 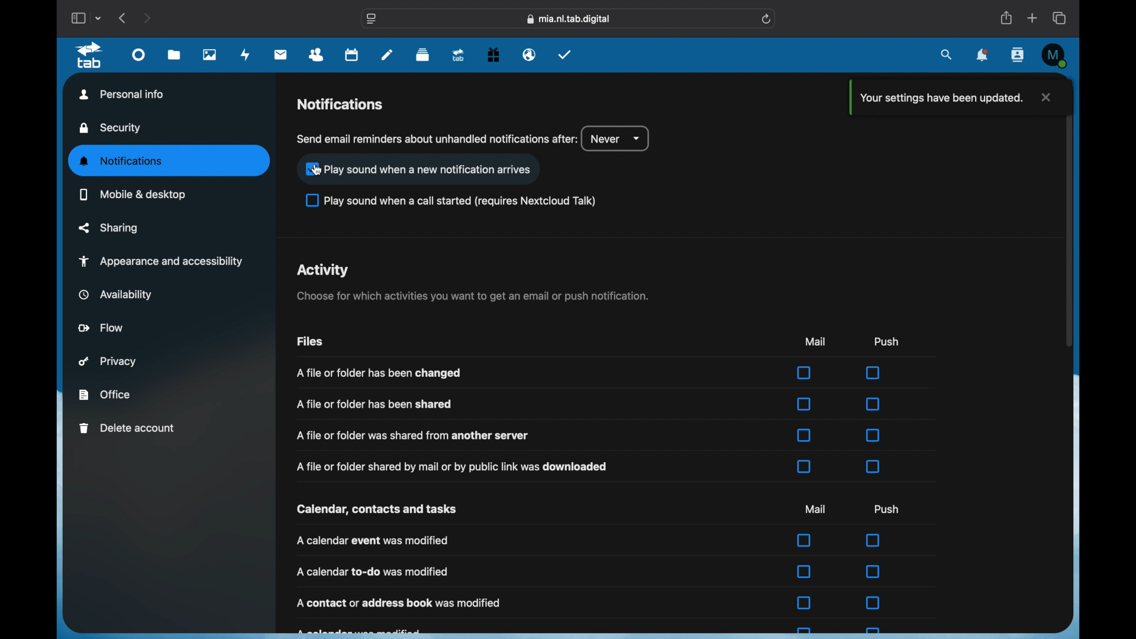 I want to click on checkbox, so click(x=805, y=631).